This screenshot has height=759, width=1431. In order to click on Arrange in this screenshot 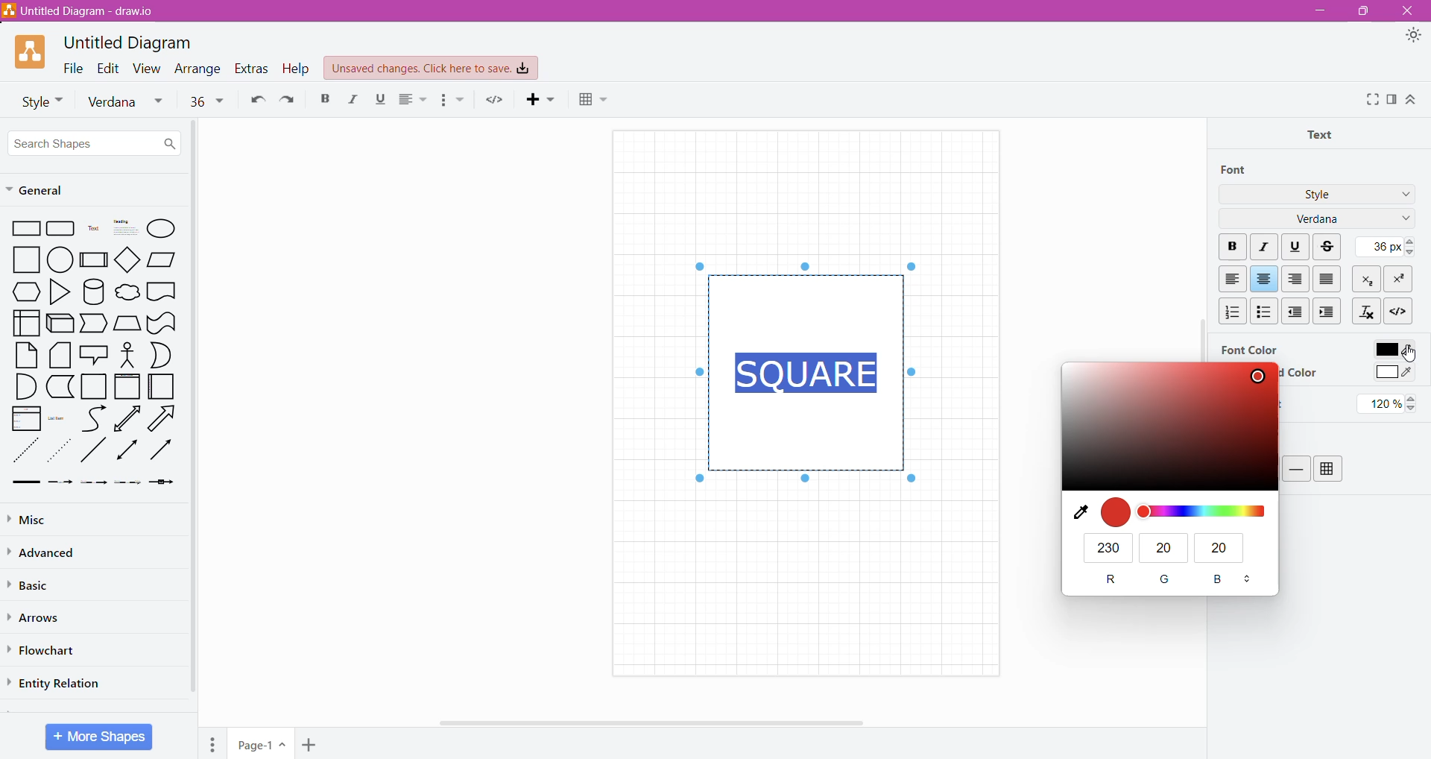, I will do `click(199, 69)`.